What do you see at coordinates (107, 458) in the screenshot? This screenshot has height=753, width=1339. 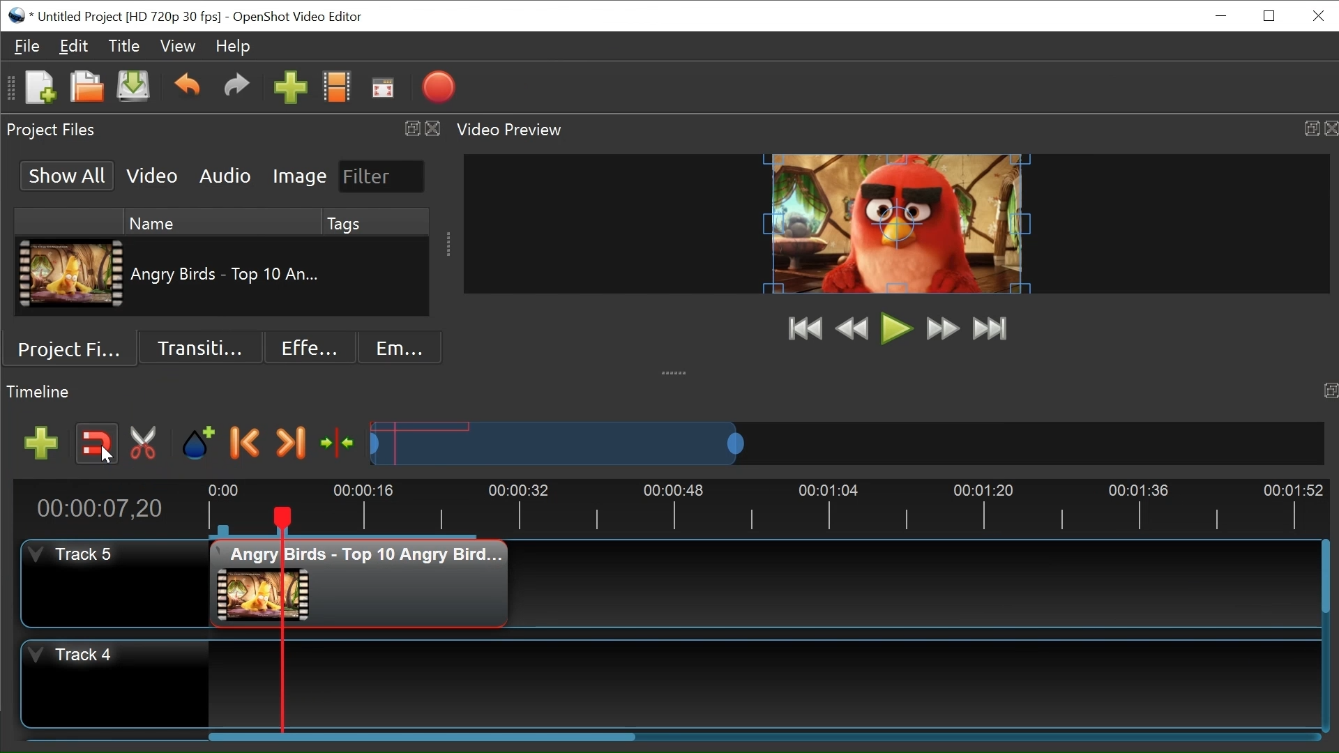 I see `cursor` at bounding box center [107, 458].